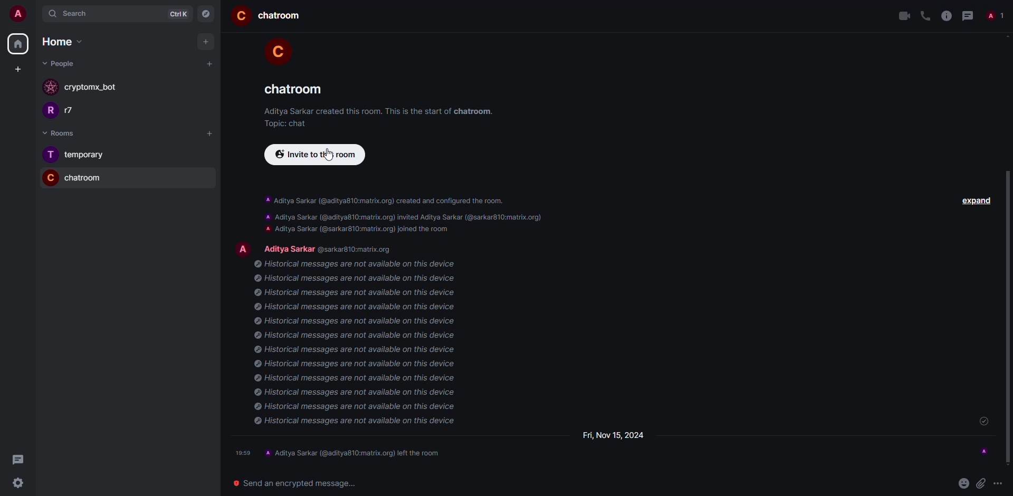 The image size is (1013, 496). I want to click on info, so click(409, 215).